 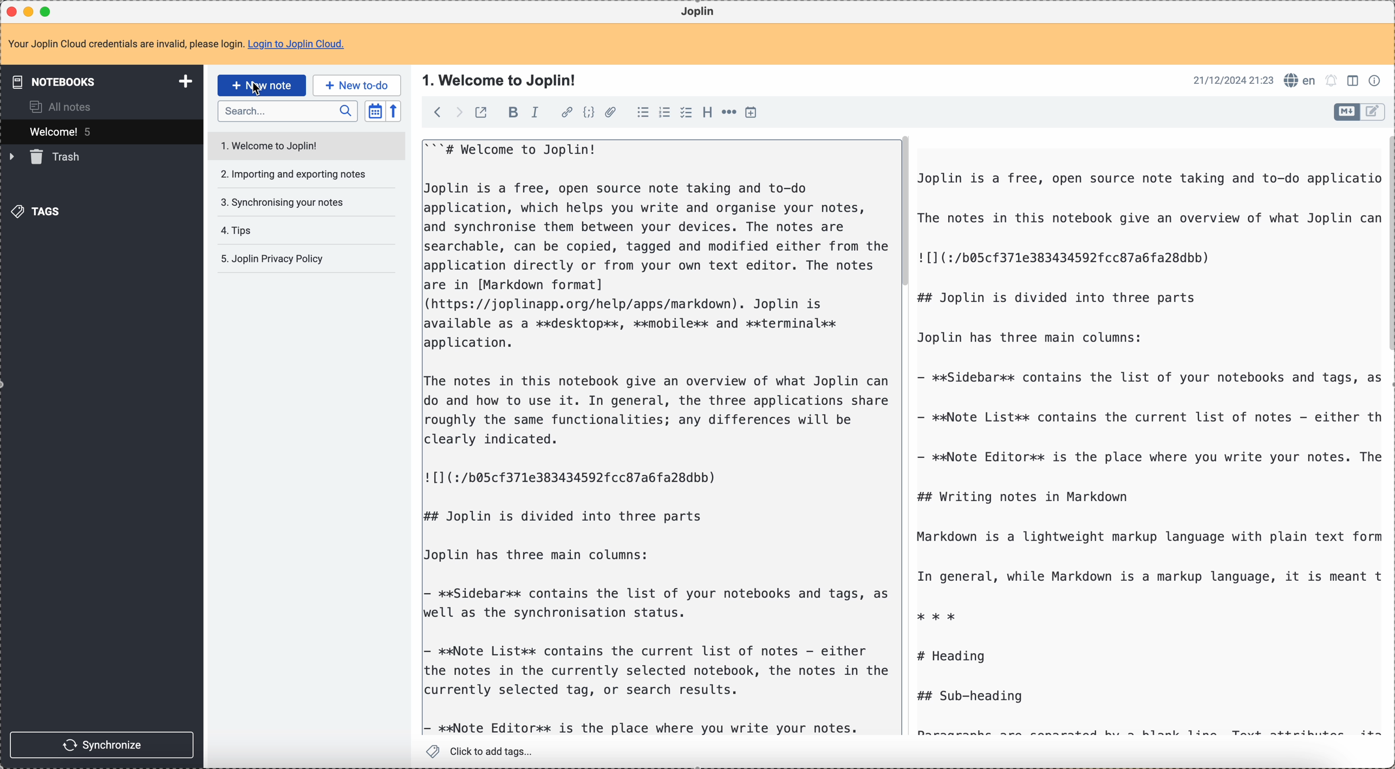 I want to click on heading, so click(x=707, y=113).